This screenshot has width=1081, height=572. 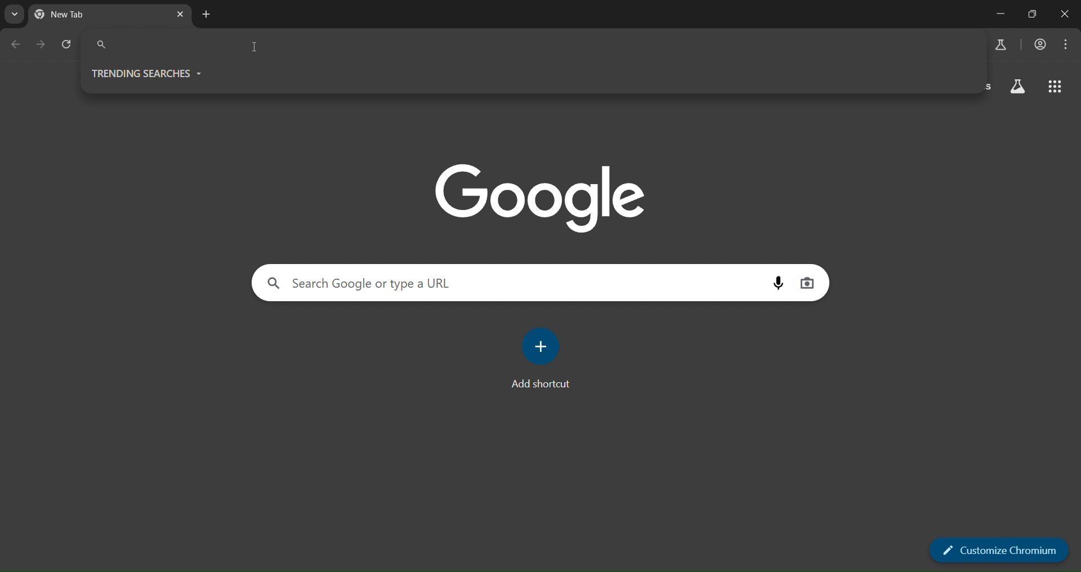 What do you see at coordinates (1032, 14) in the screenshot?
I see `Maximize` at bounding box center [1032, 14].